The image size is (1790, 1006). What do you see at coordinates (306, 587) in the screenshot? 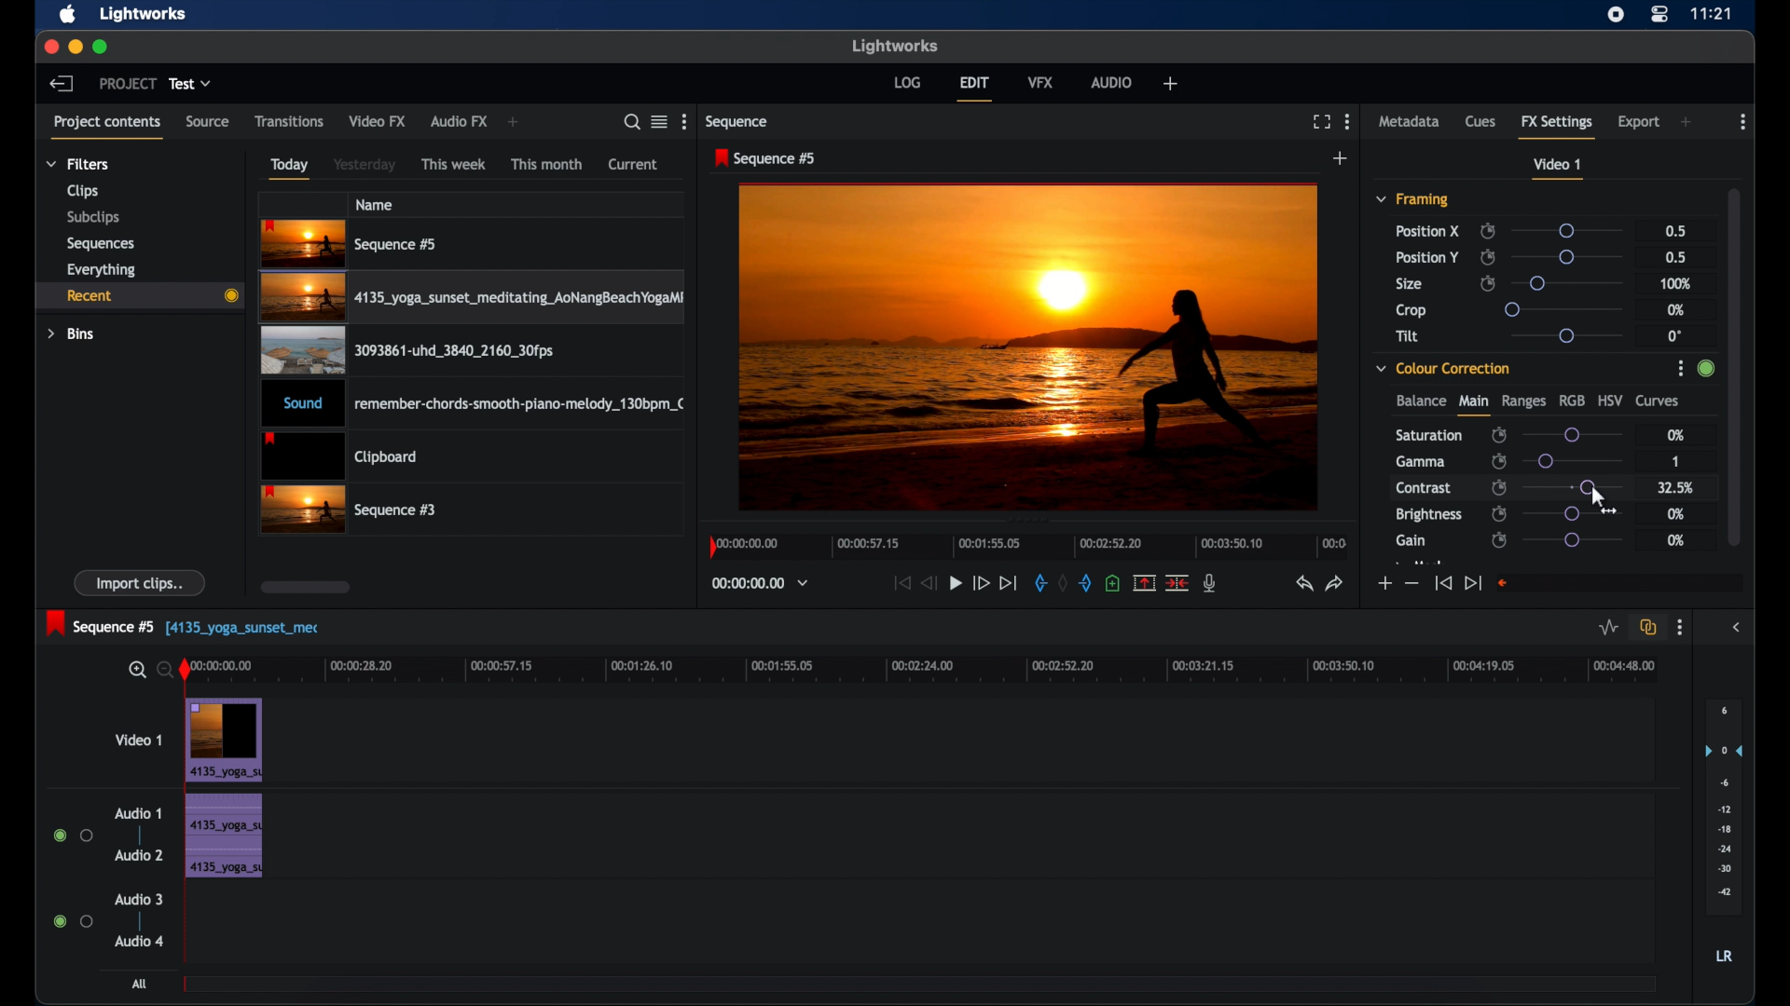
I see `scroll box` at bounding box center [306, 587].